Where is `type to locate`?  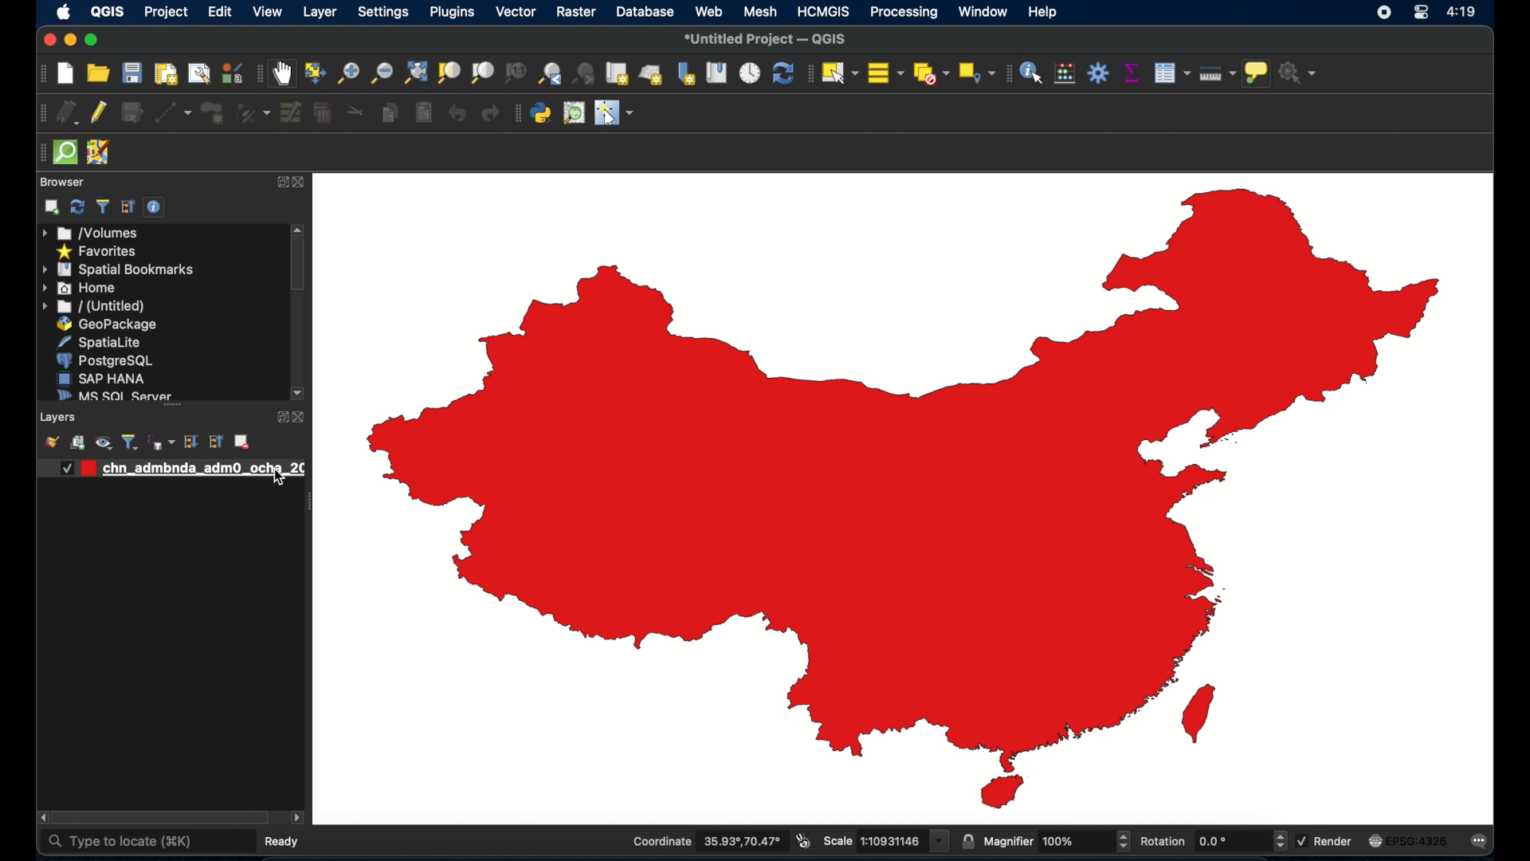 type to locate is located at coordinates (120, 842).